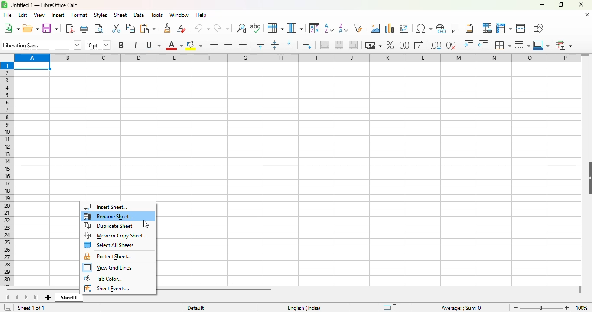 The width and height of the screenshot is (592, 312). I want to click on decrease indent, so click(483, 45).